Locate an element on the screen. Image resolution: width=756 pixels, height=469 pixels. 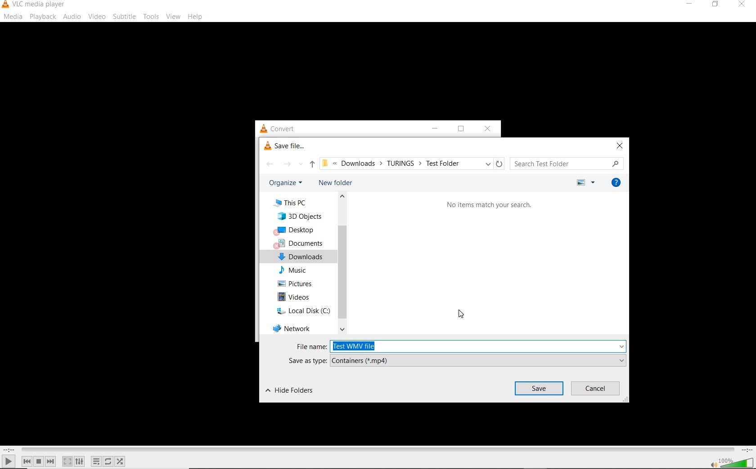
up is located at coordinates (312, 164).